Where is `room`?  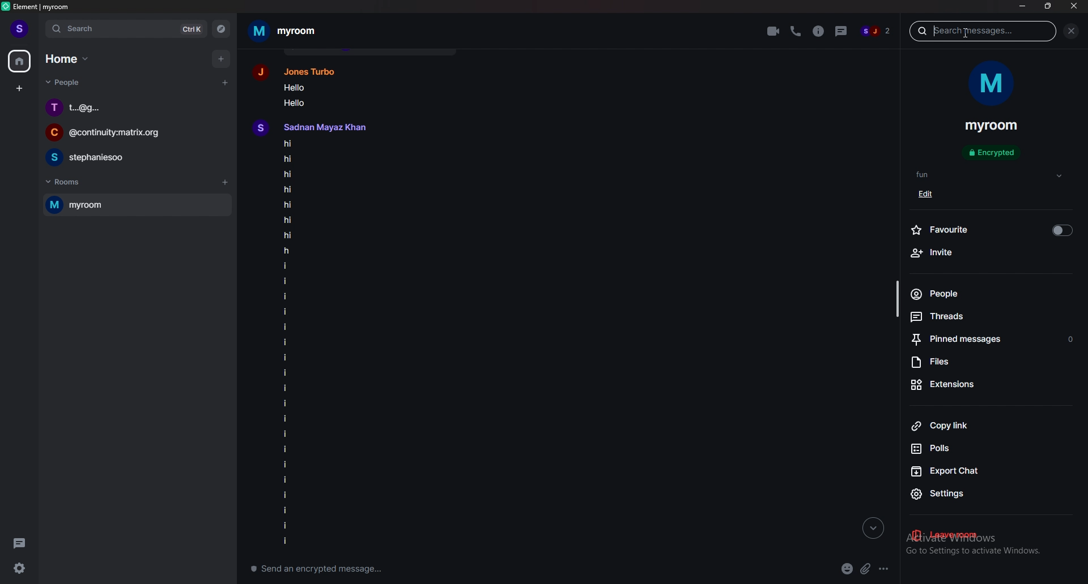
room is located at coordinates (130, 205).